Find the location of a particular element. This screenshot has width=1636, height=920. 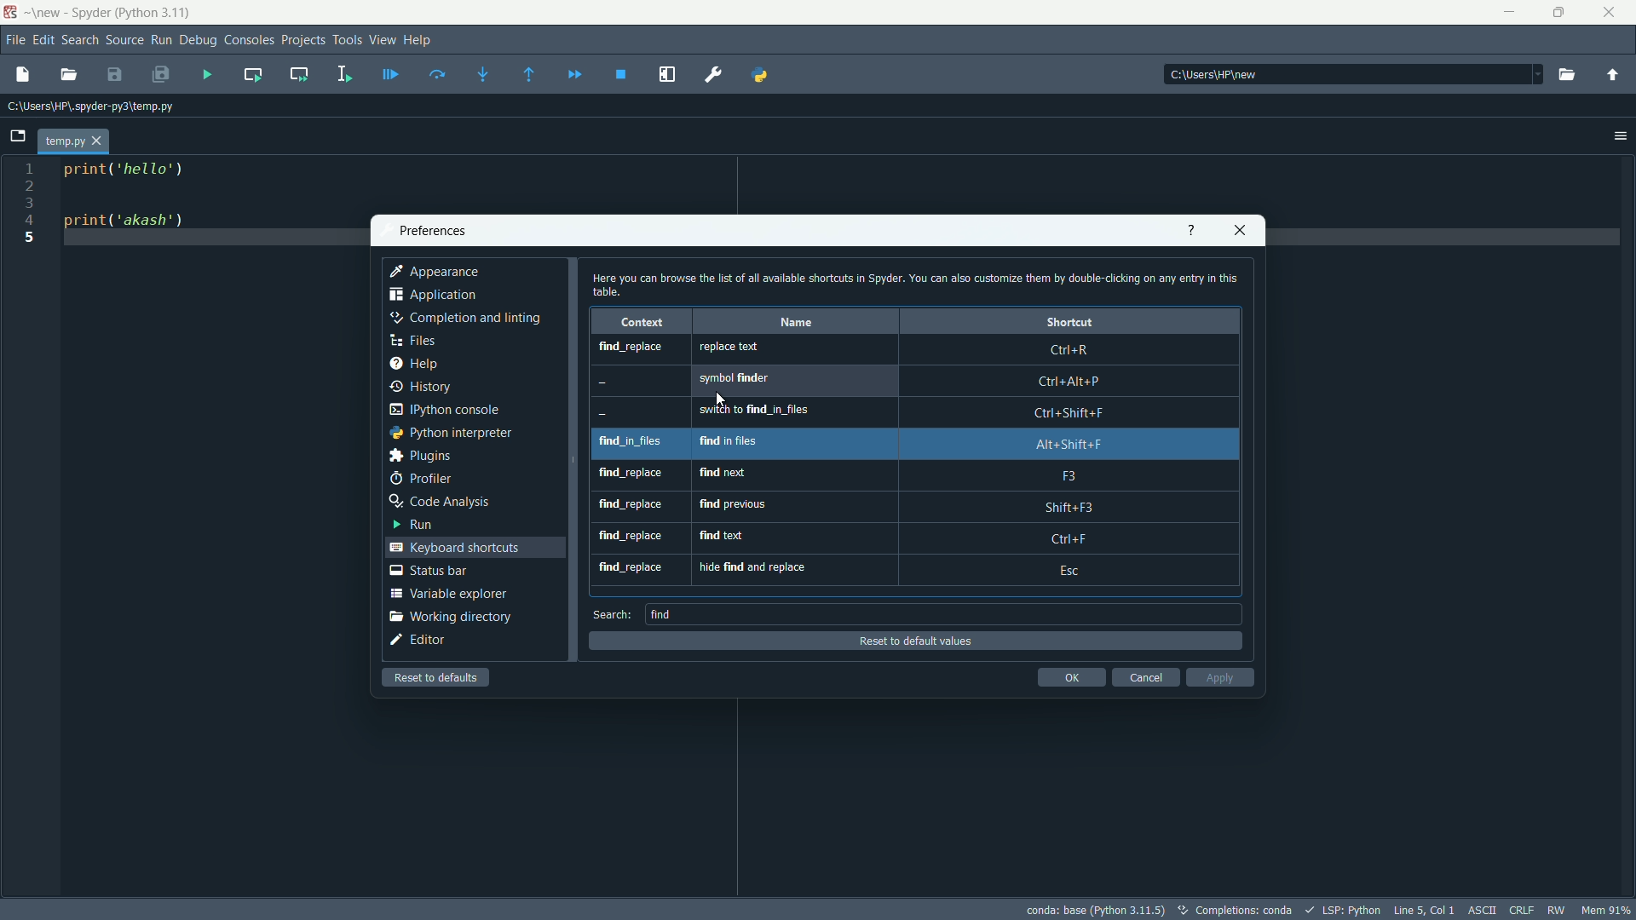

2 is located at coordinates (30, 186).